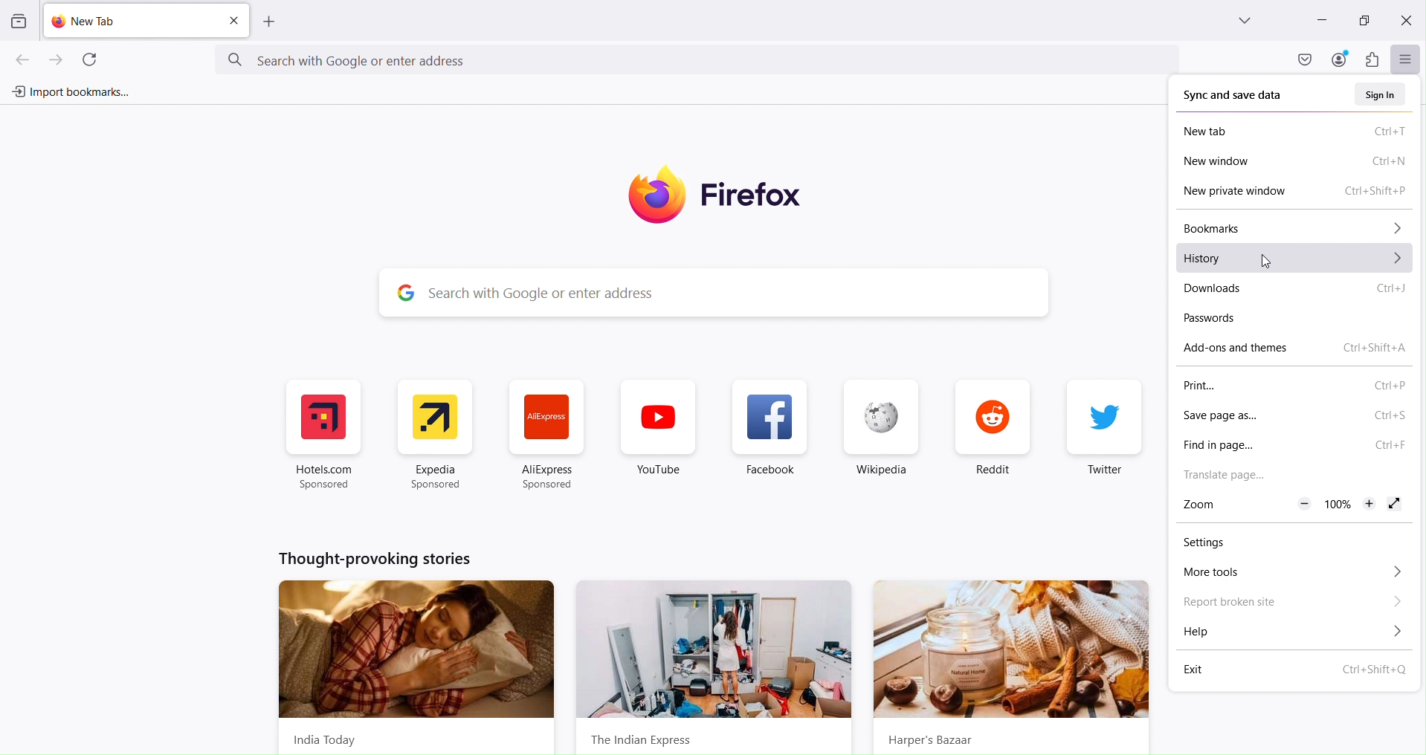 The image size is (1426, 755). What do you see at coordinates (413, 664) in the screenshot?
I see `India today` at bounding box center [413, 664].